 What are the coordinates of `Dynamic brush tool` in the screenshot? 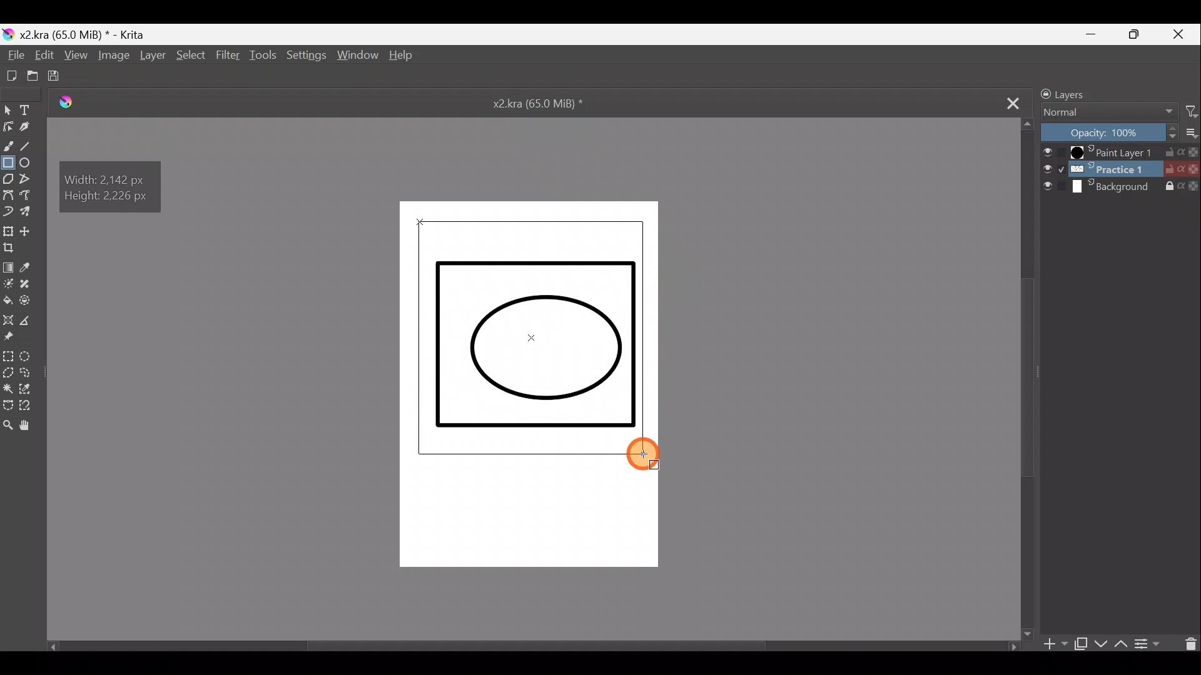 It's located at (8, 212).